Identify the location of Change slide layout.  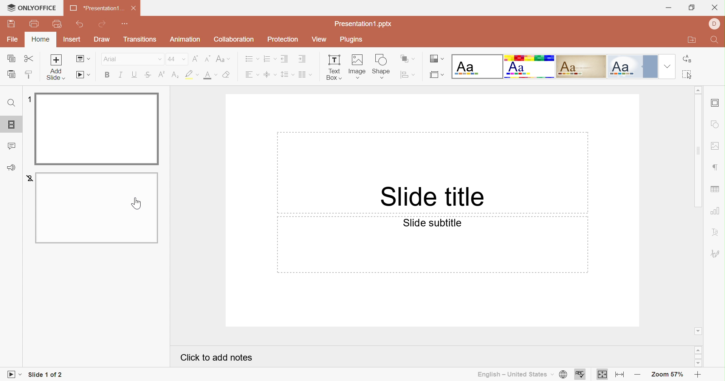
(84, 59).